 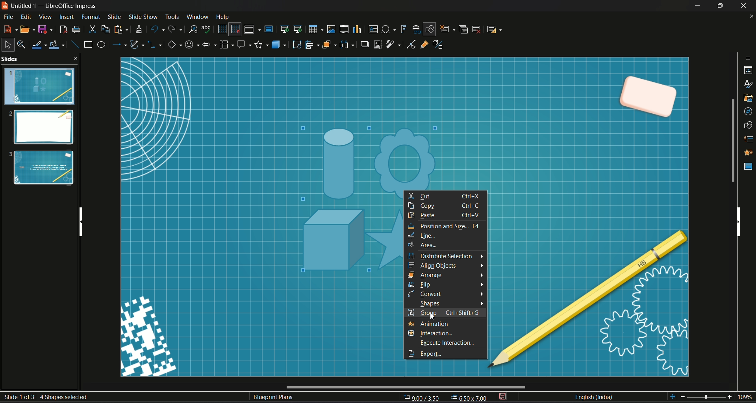 I want to click on insert image, so click(x=331, y=29).